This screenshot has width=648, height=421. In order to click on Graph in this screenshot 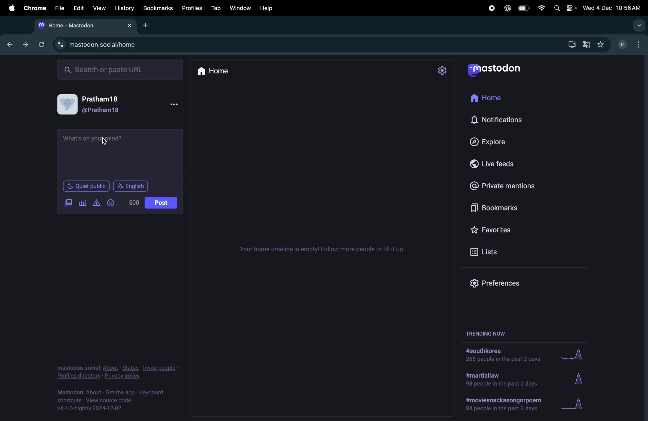, I will do `click(576, 378)`.